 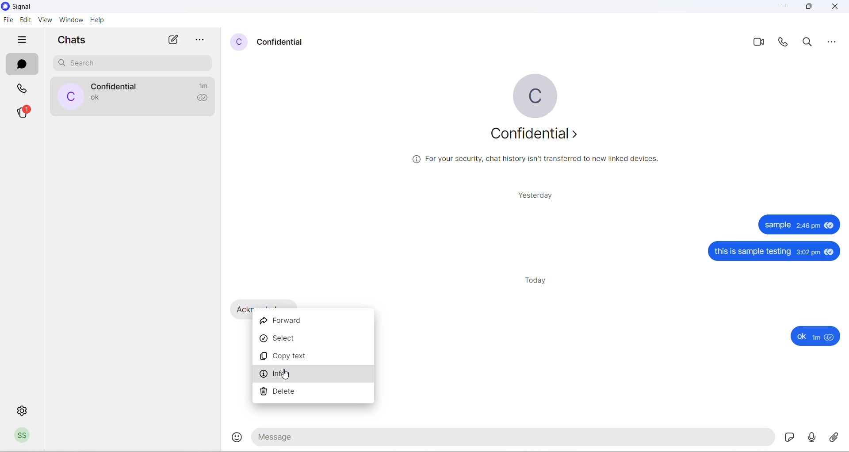 What do you see at coordinates (837, 42) in the screenshot?
I see `more options` at bounding box center [837, 42].